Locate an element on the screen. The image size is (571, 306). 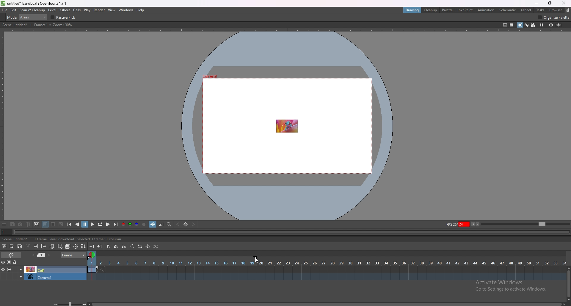
first frame is located at coordinates (70, 225).